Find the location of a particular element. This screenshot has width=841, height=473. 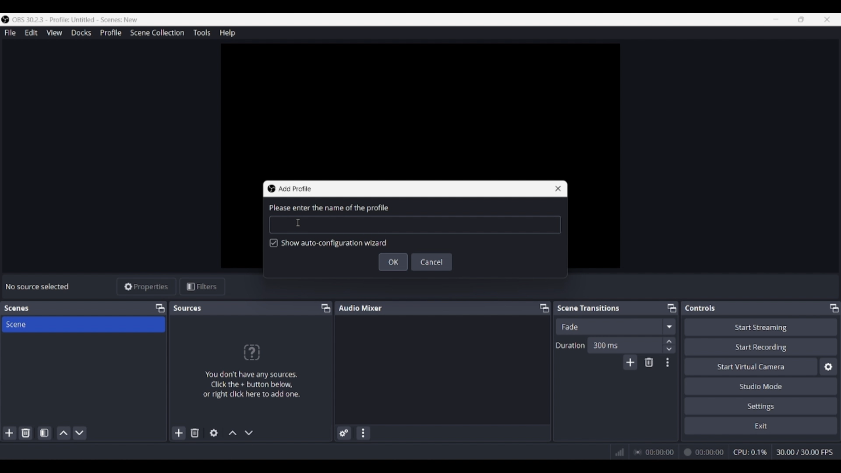

Recording duration is located at coordinates (678, 452).